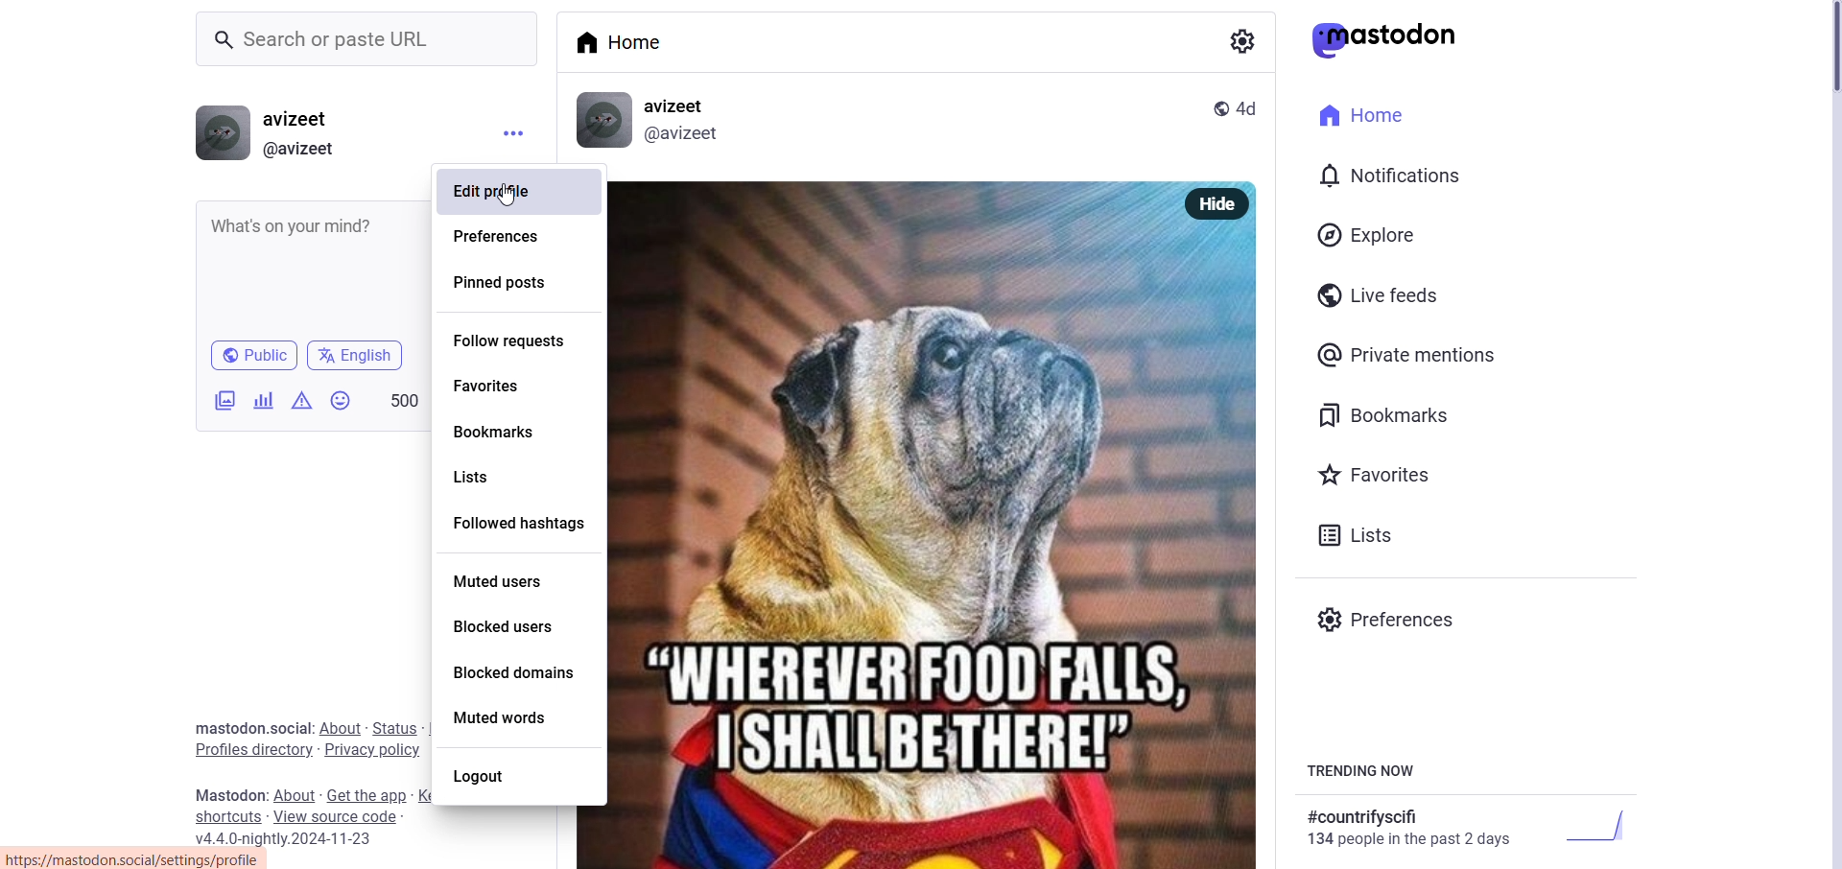  I want to click on What's on your mind?, so click(298, 223).